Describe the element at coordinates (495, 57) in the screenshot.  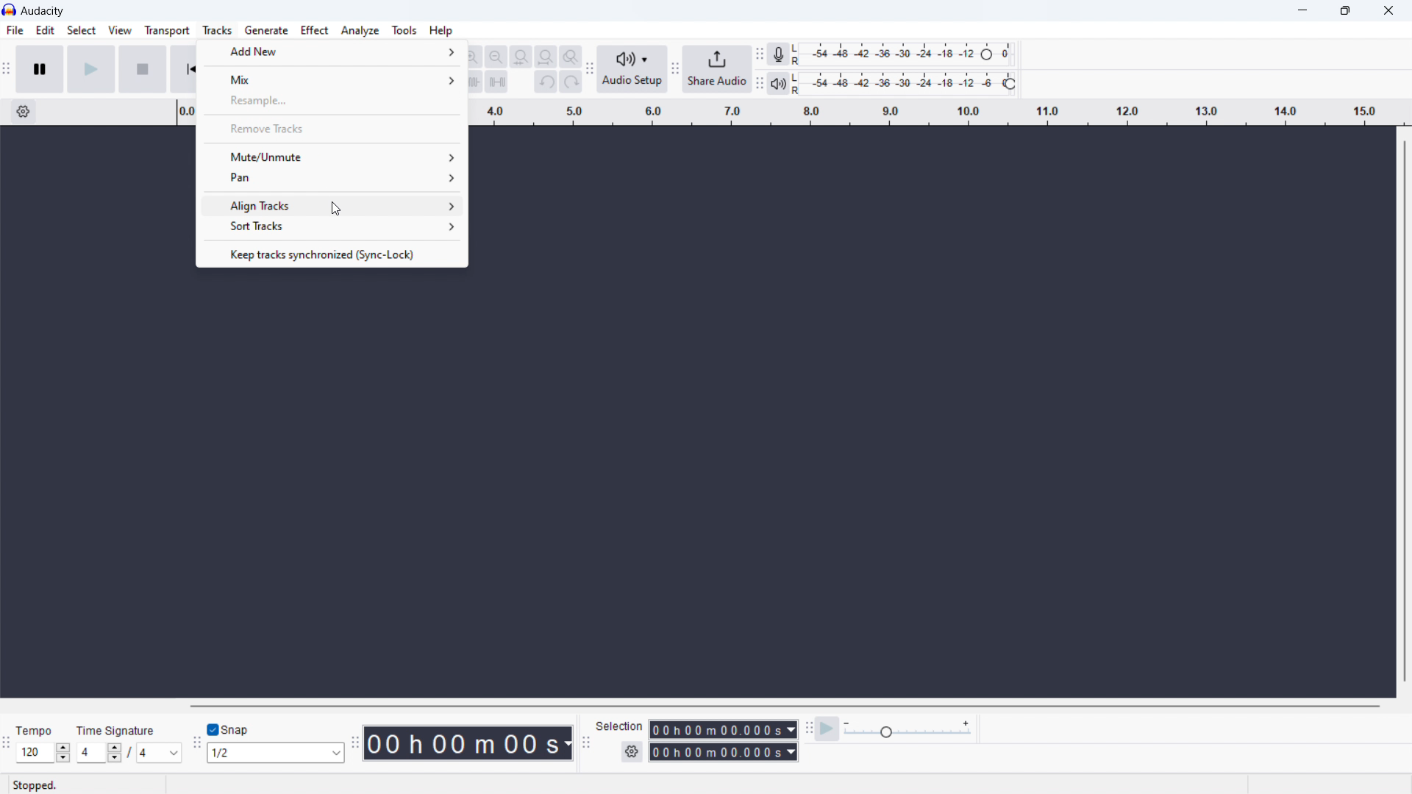
I see `zoom out` at that location.